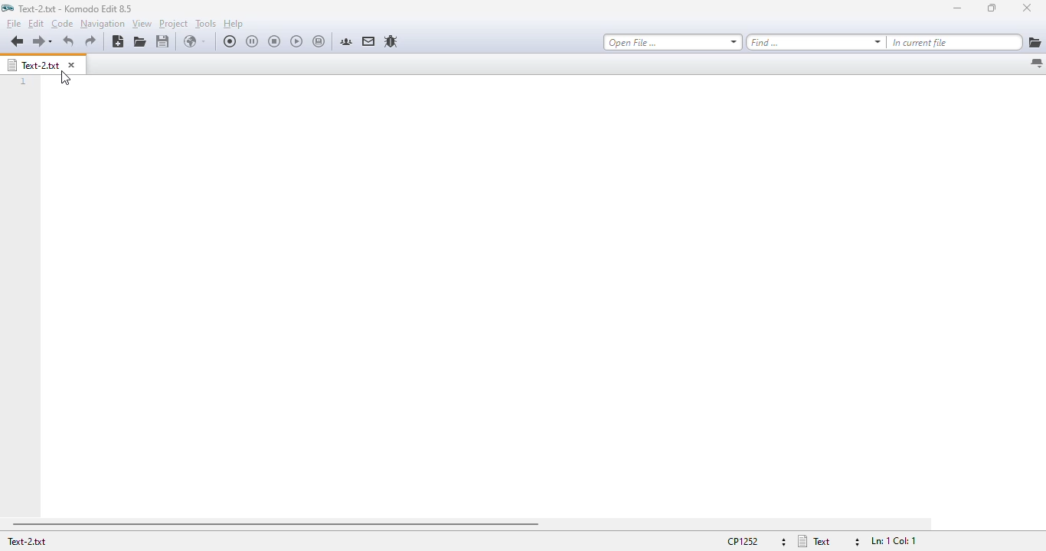 The height and width of the screenshot is (551, 1046). What do you see at coordinates (69, 41) in the screenshot?
I see `undo last action` at bounding box center [69, 41].